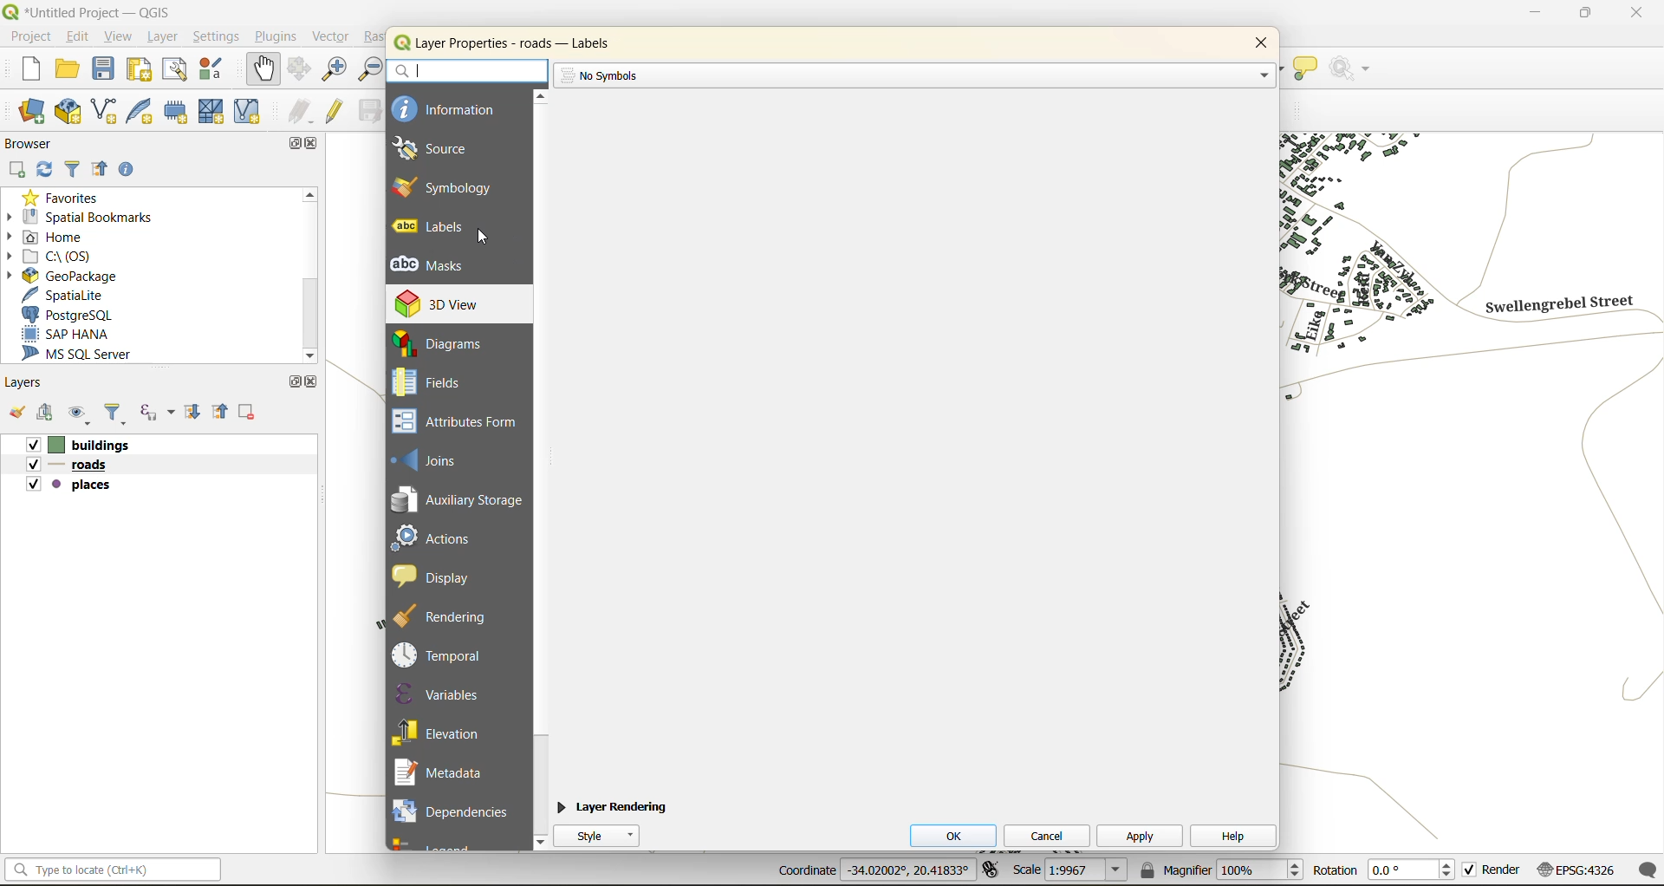 Image resolution: width=1664 pixels, height=886 pixels. What do you see at coordinates (874, 870) in the screenshot?
I see `coordinates` at bounding box center [874, 870].